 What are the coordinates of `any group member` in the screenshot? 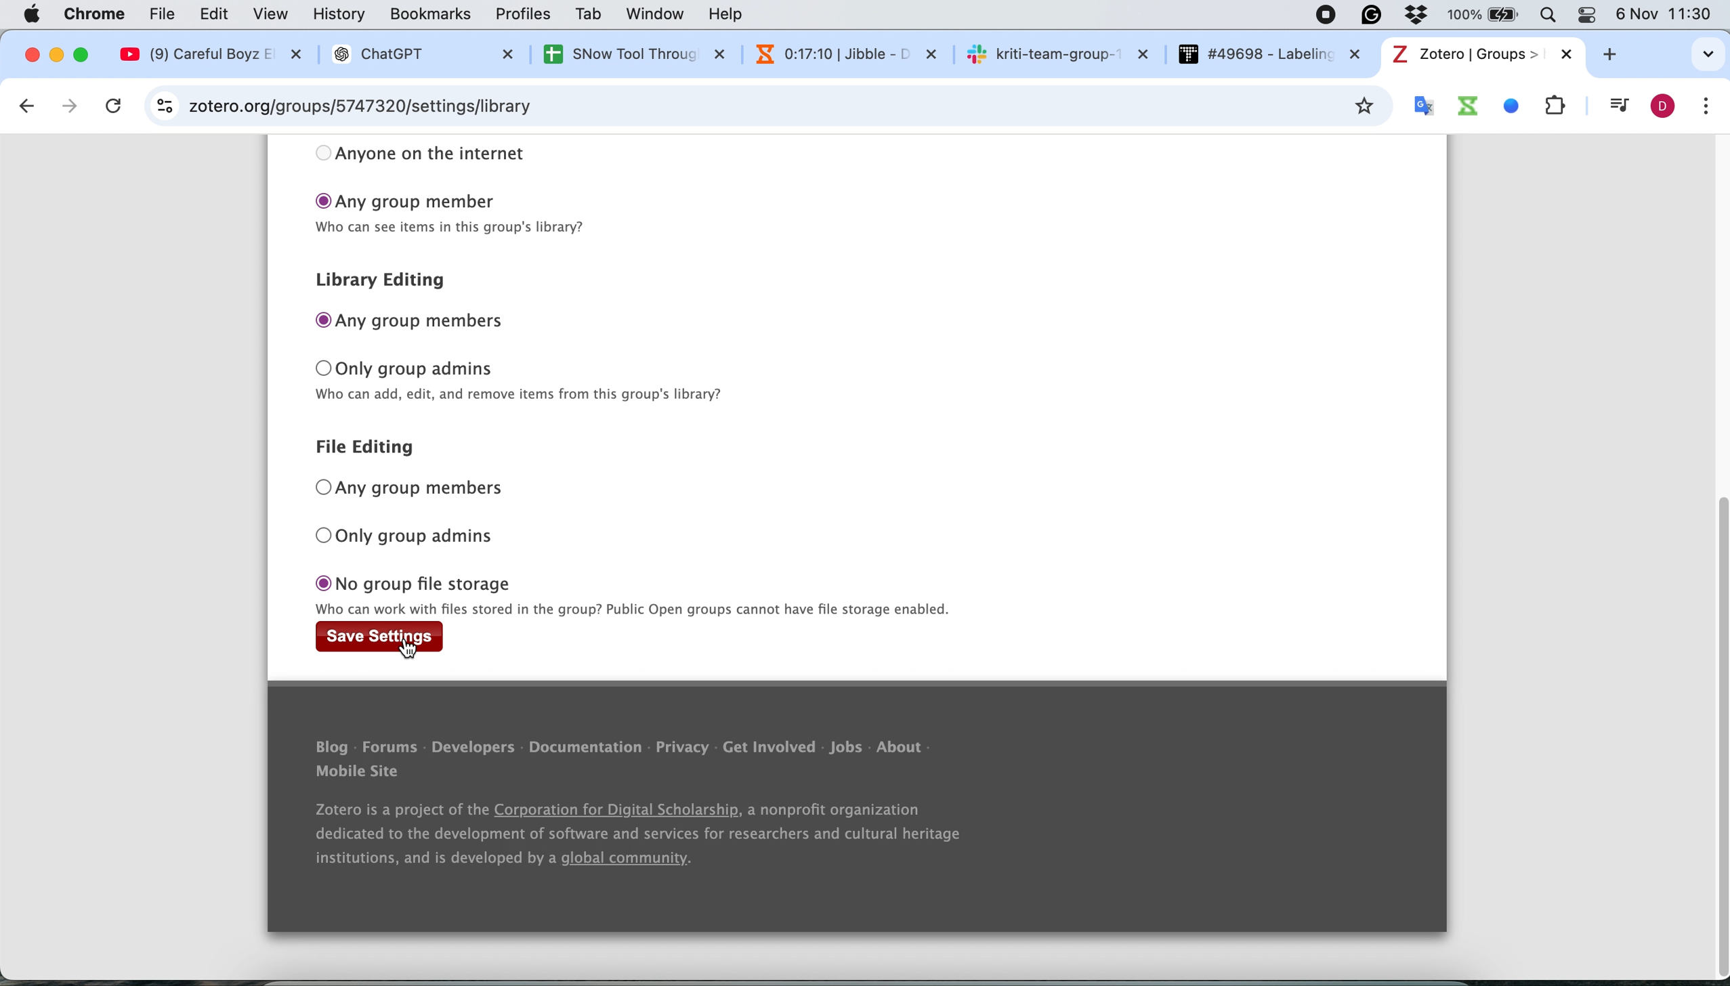 It's located at (404, 199).